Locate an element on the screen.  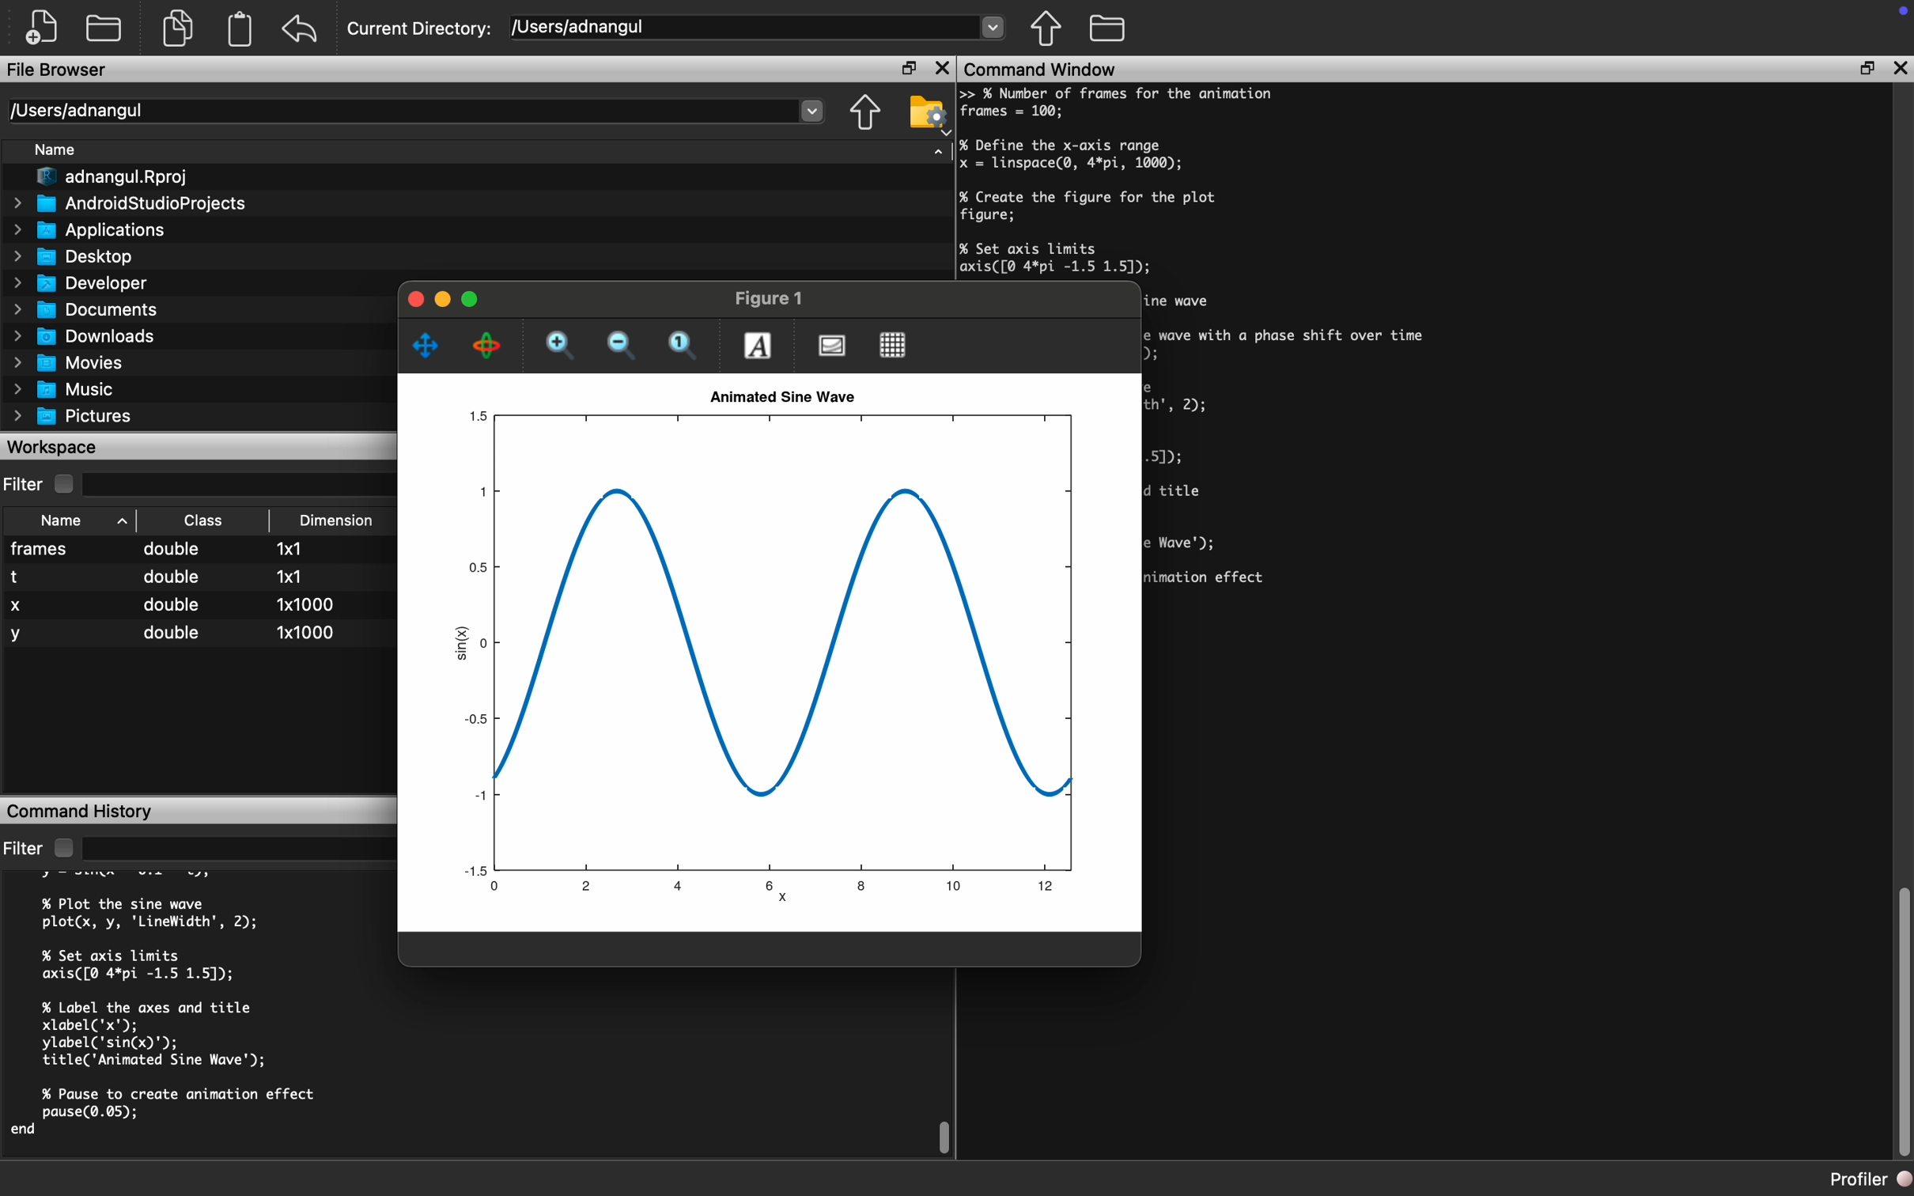
frames is located at coordinates (43, 549).